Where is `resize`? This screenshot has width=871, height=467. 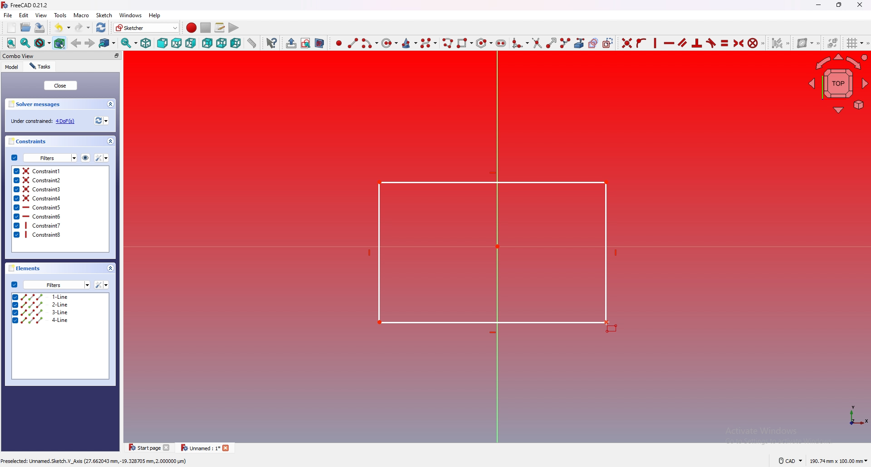 resize is located at coordinates (839, 5).